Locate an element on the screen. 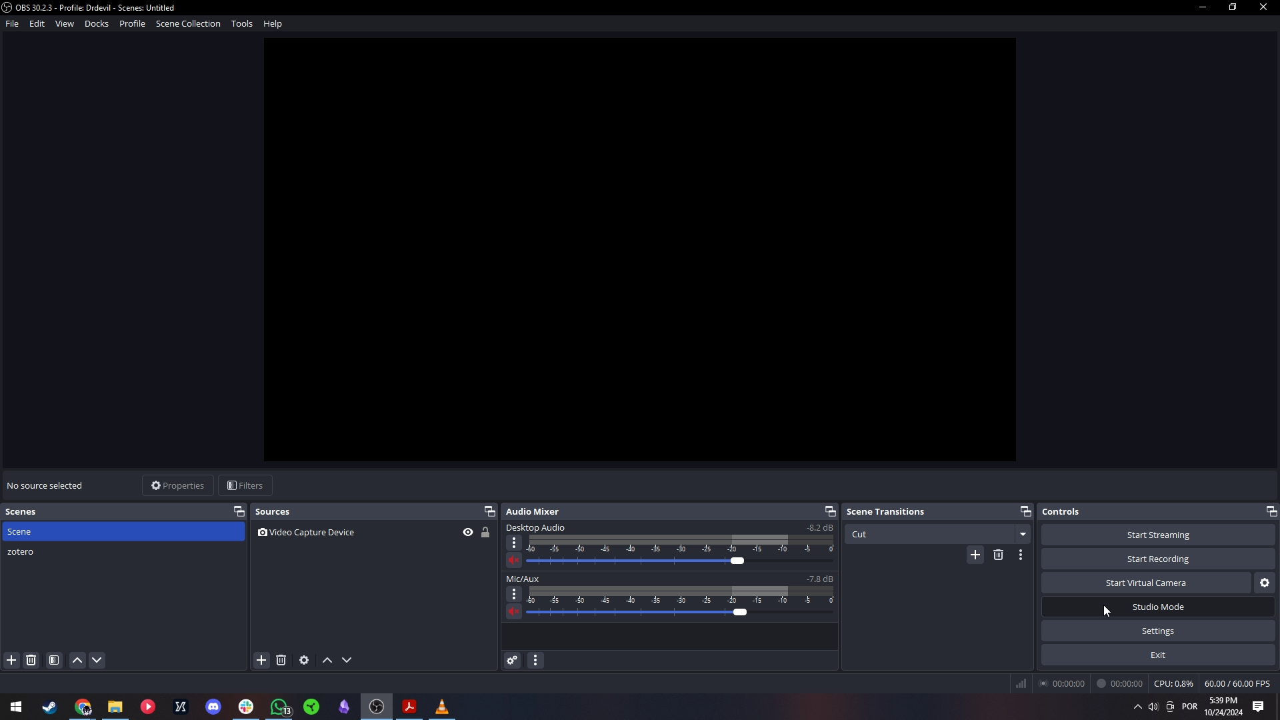 This screenshot has width=1280, height=720. Selected source is located at coordinates (48, 486).